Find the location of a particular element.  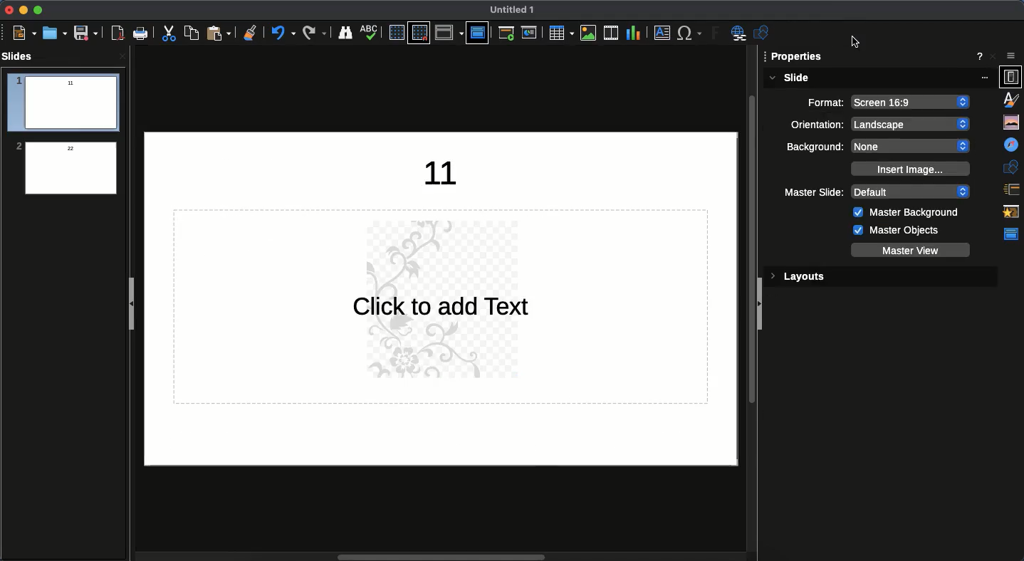

Navigator is located at coordinates (1013, 145).